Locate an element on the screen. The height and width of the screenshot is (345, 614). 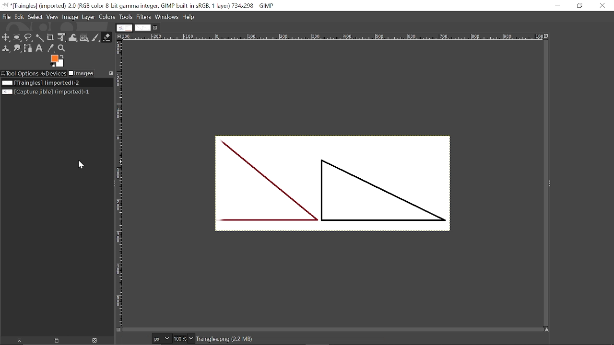
Ellipse select tool is located at coordinates (17, 37).